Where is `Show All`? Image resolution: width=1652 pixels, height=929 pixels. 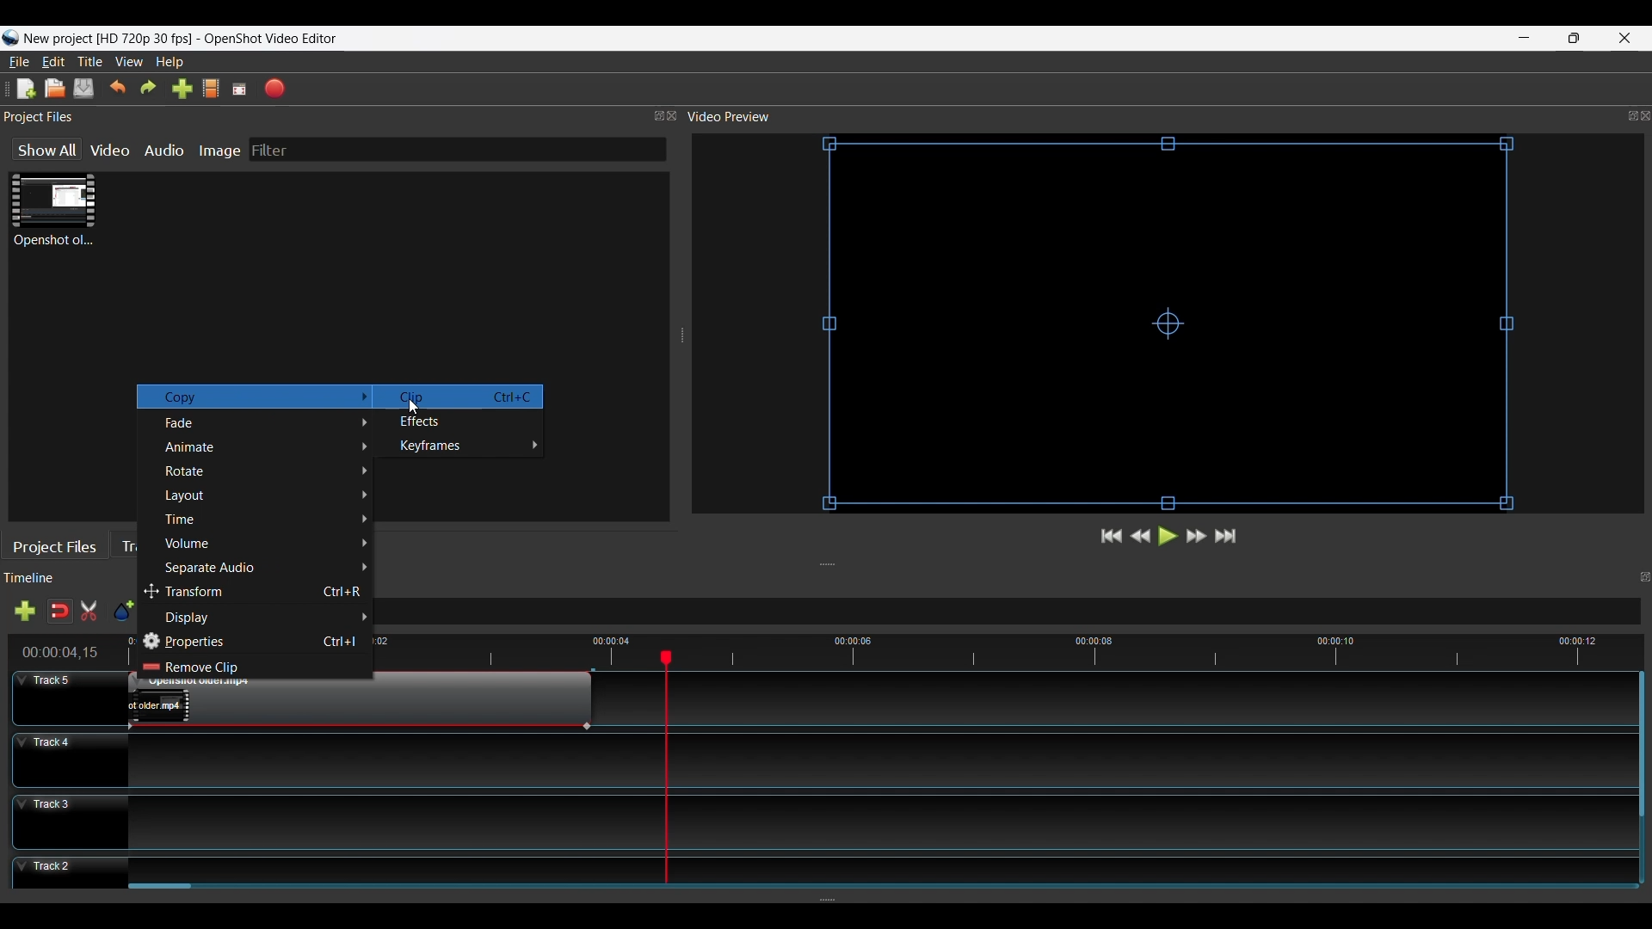 Show All is located at coordinates (40, 151).